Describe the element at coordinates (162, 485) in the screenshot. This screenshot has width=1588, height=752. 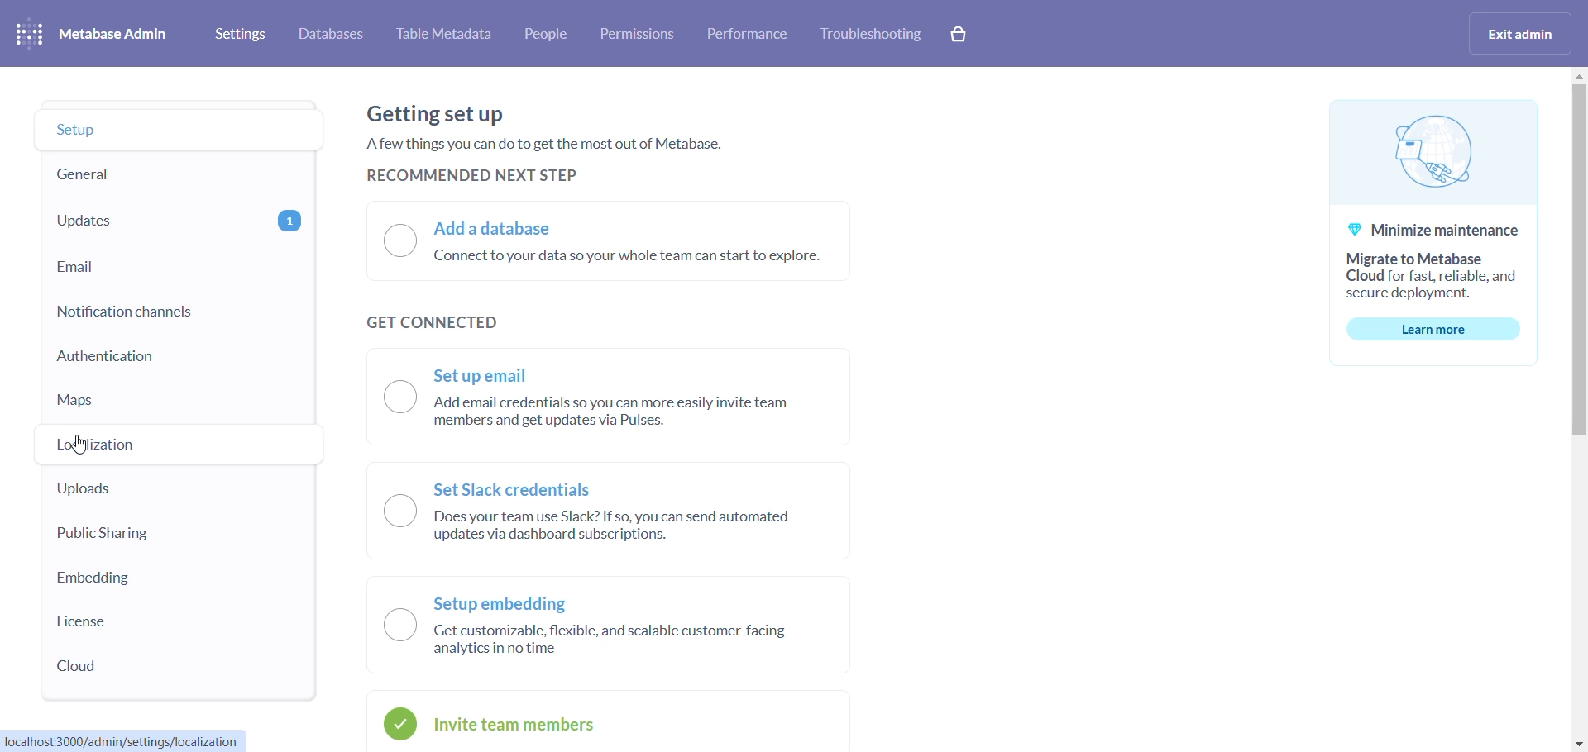
I see `uploads` at that location.